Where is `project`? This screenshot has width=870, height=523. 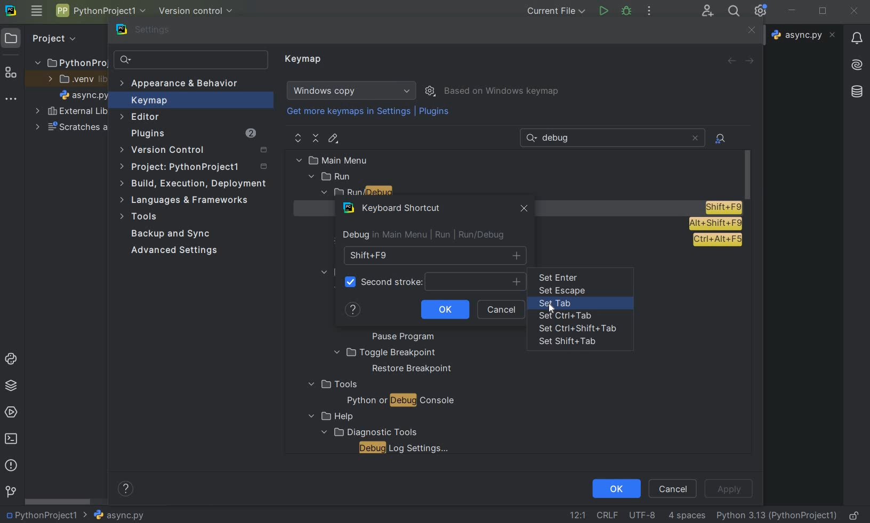 project is located at coordinates (195, 168).